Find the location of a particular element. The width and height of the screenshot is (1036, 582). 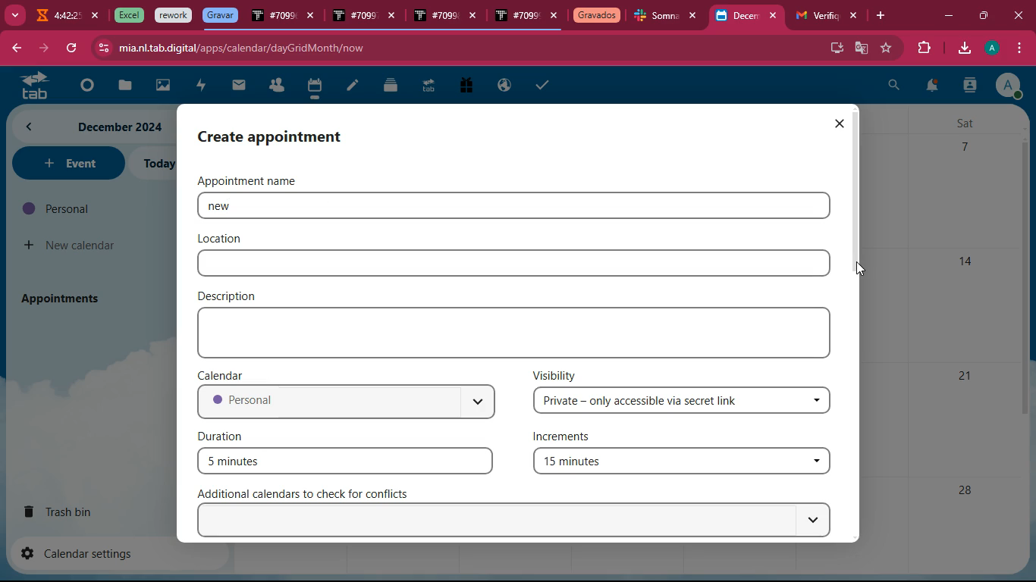

gift is located at coordinates (465, 86).